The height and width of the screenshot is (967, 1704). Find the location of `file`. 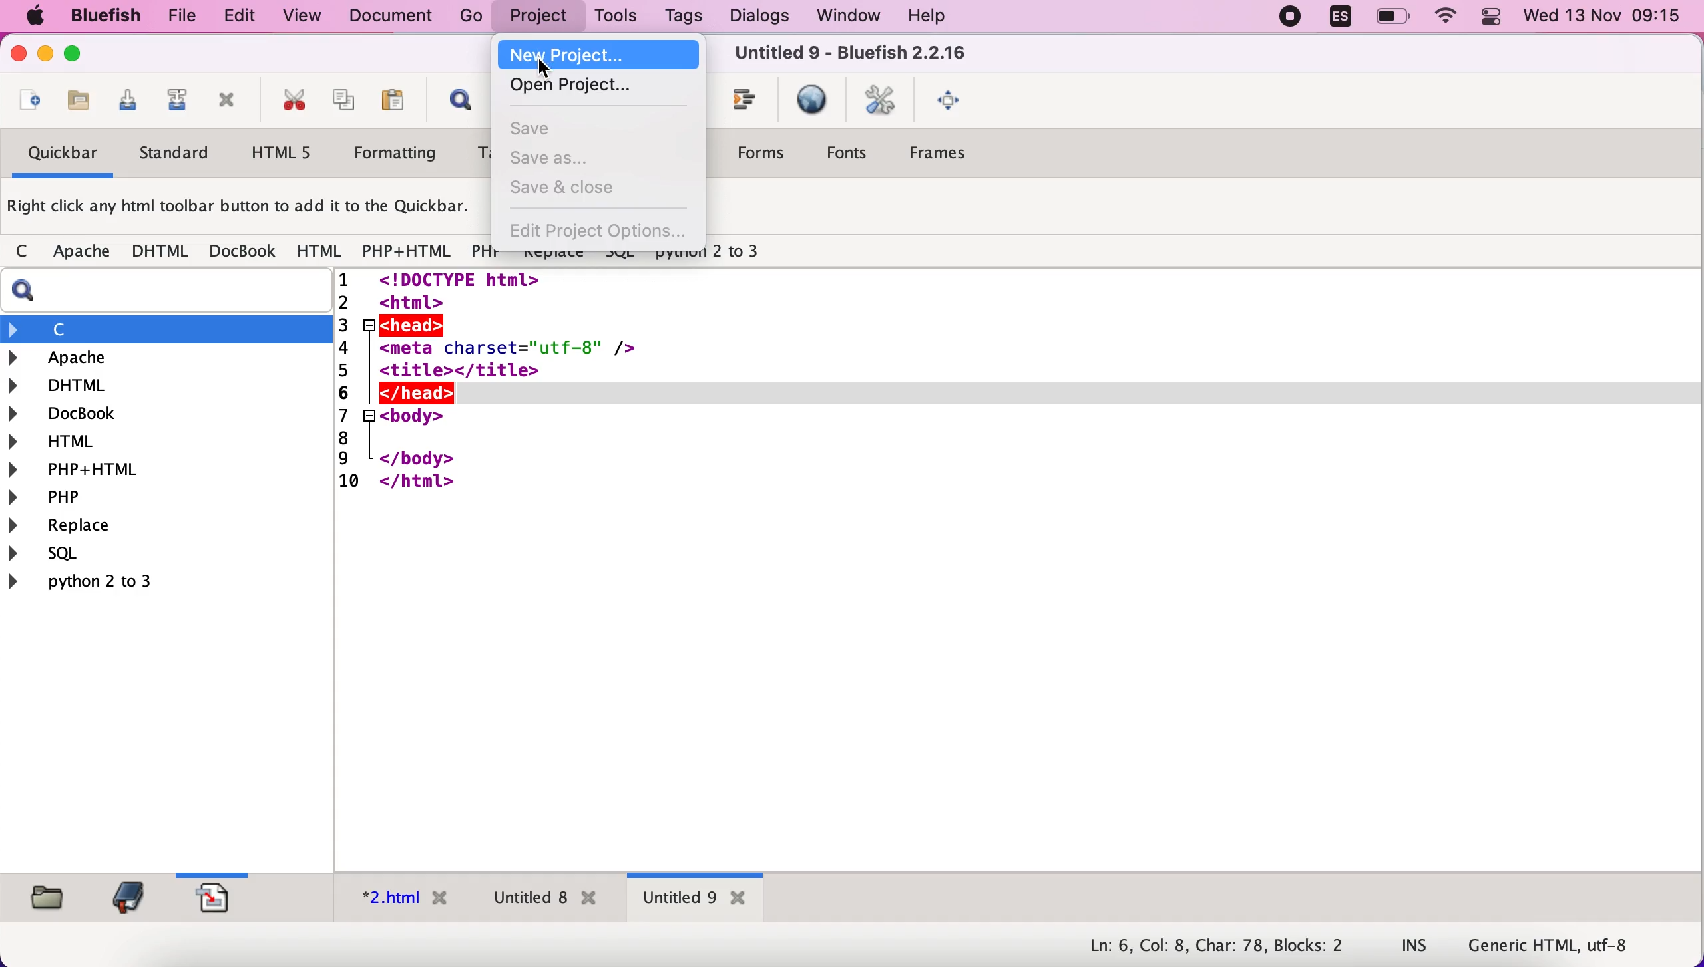

file is located at coordinates (176, 17).